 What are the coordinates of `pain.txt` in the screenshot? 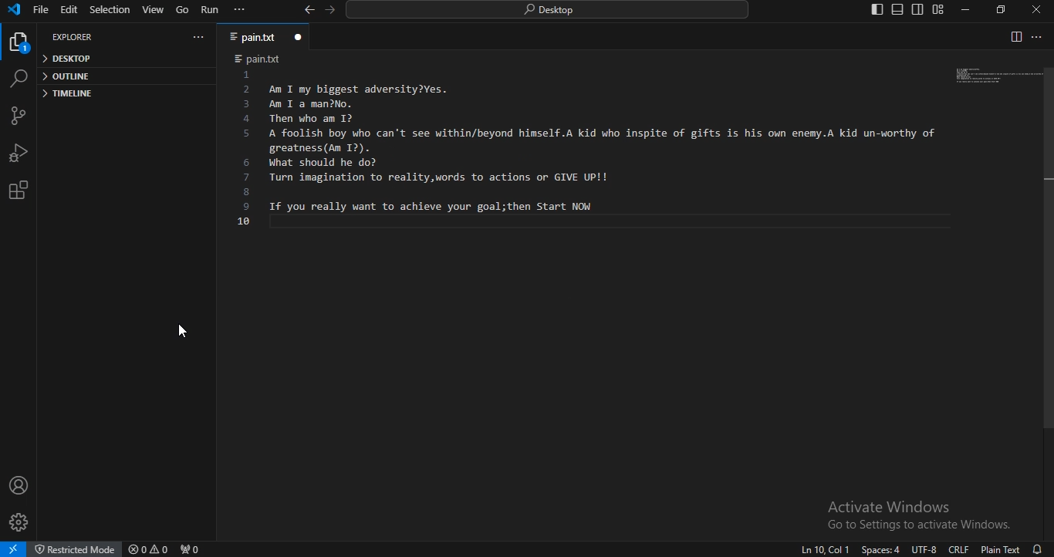 It's located at (263, 37).